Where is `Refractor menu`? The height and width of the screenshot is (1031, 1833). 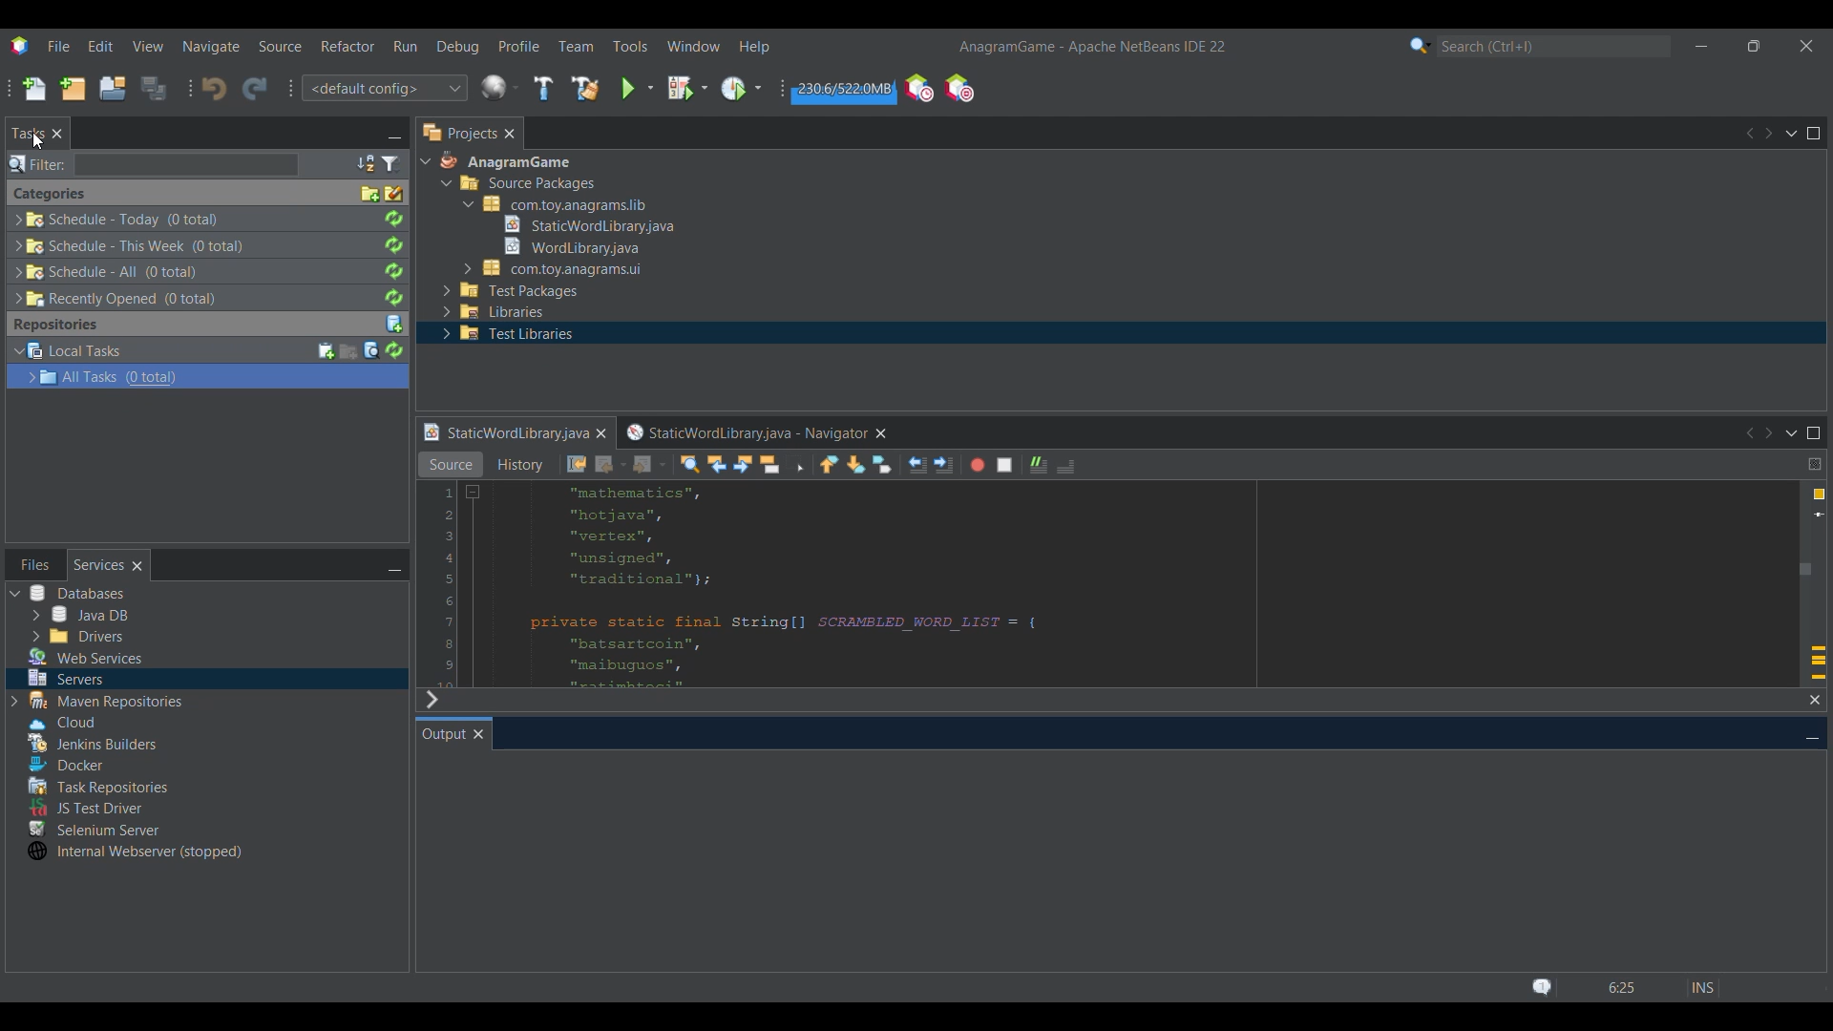 Refractor menu is located at coordinates (348, 46).